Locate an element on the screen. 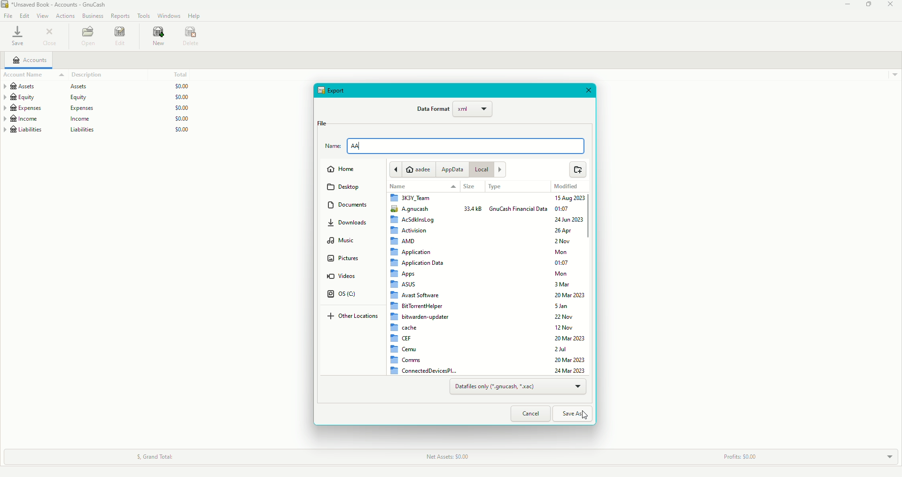  View is located at coordinates (42, 16).